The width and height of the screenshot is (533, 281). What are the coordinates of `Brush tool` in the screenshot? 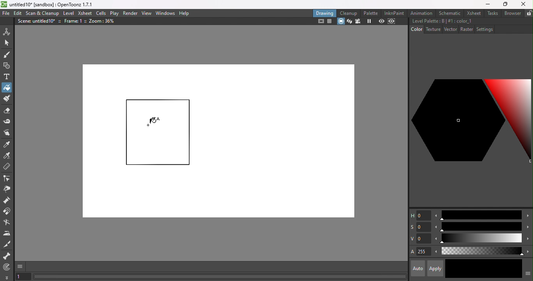 It's located at (9, 54).